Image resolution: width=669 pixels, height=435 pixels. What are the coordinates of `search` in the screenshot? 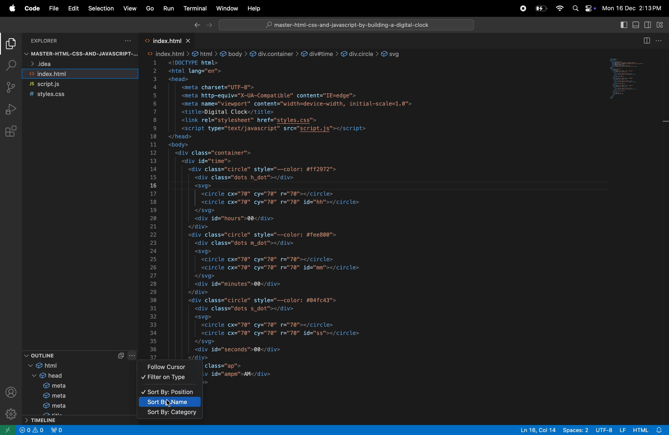 It's located at (10, 66).